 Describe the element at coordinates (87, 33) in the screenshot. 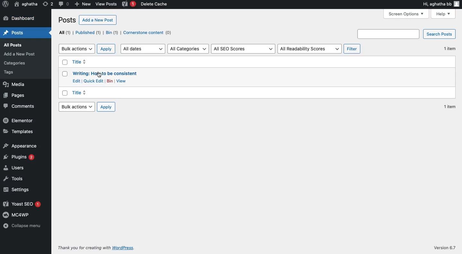

I see `Published (1)` at that location.